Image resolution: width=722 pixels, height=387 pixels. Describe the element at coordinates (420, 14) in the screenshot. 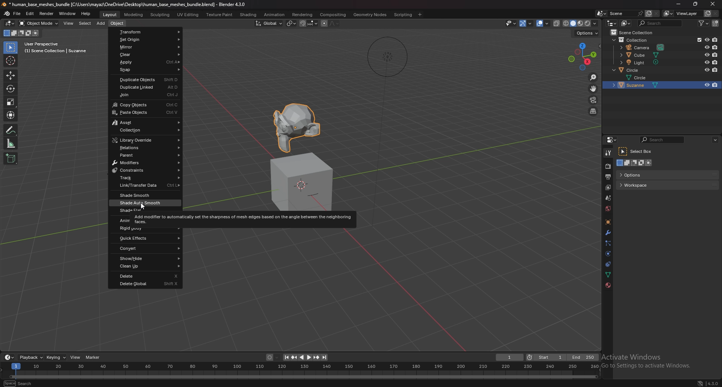

I see `add workspace` at that location.